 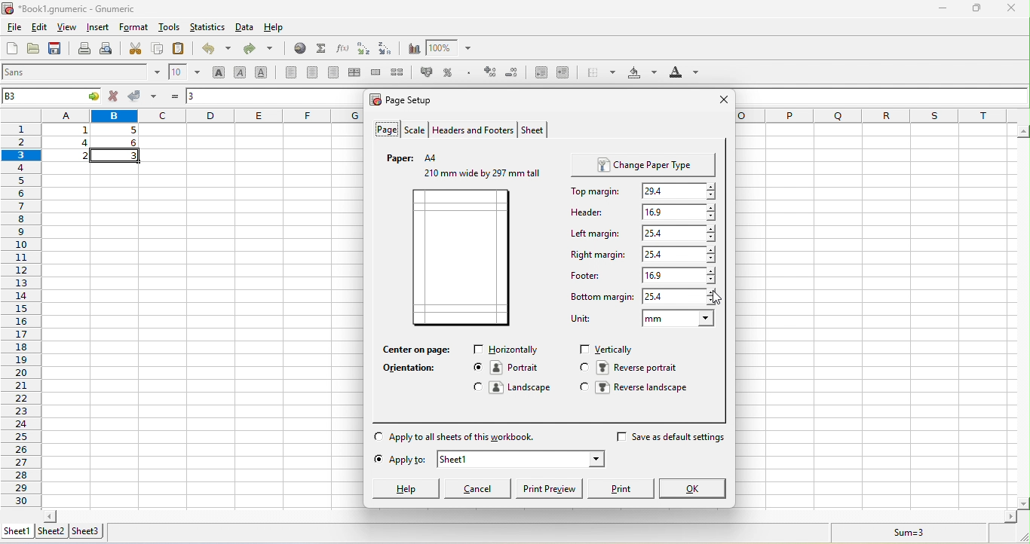 I want to click on 25.4, so click(x=678, y=254).